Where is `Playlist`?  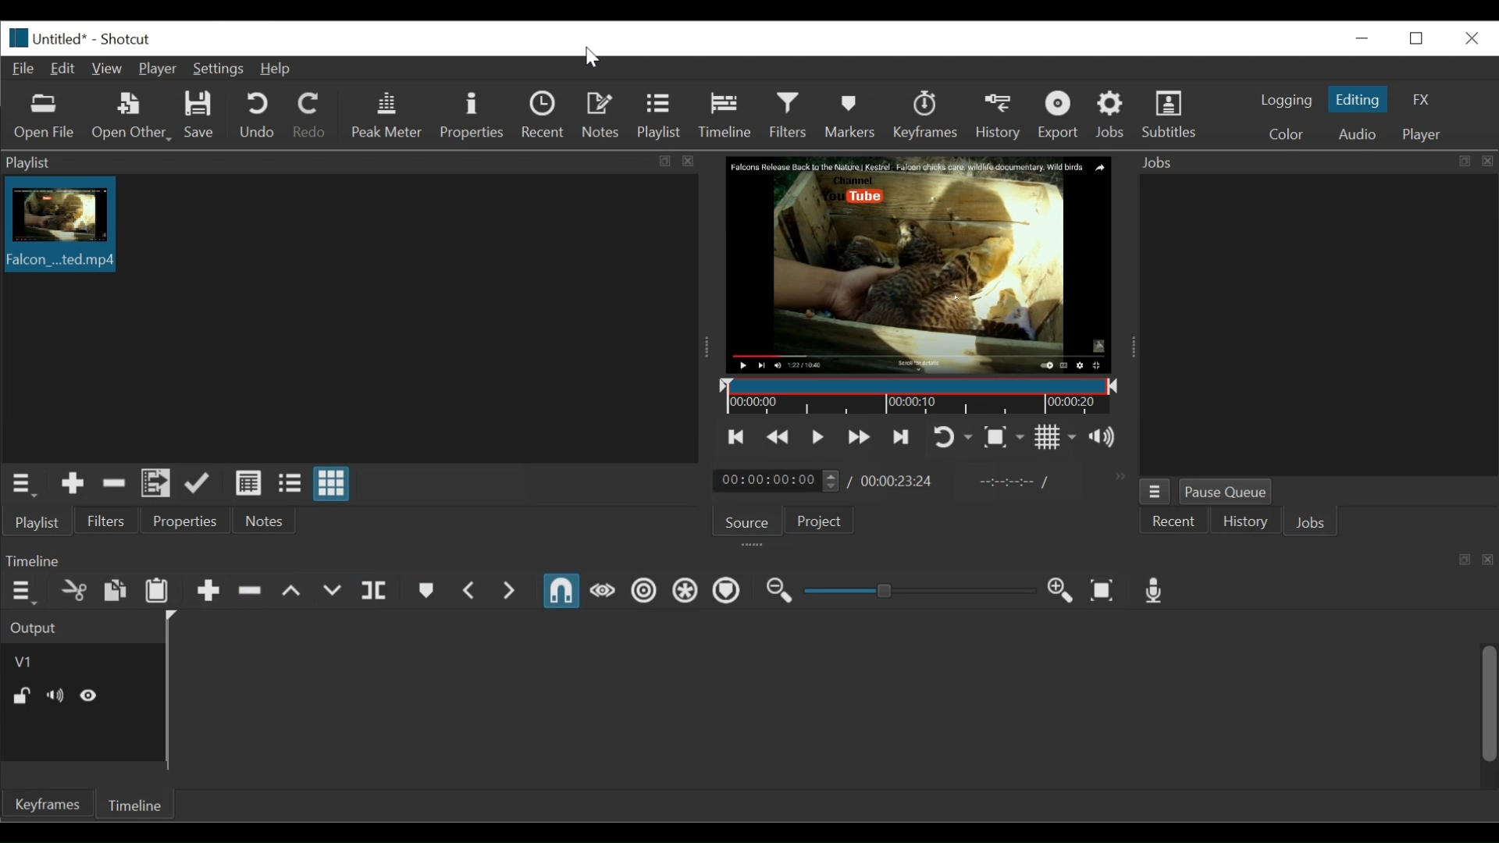 Playlist is located at coordinates (660, 116).